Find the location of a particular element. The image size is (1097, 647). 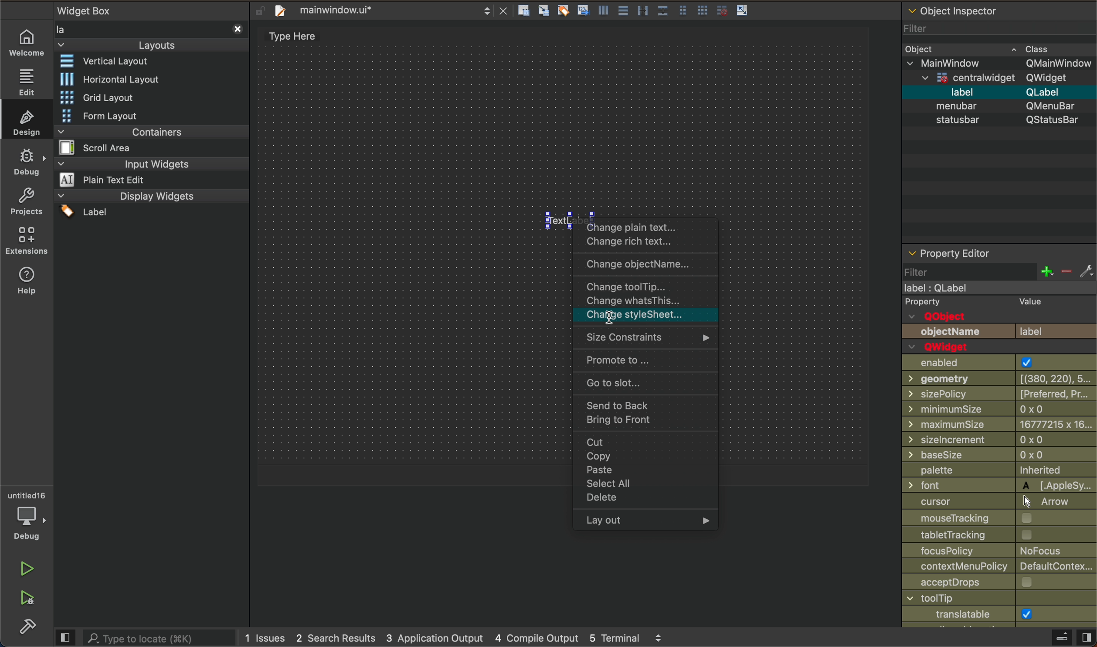

size contraints is located at coordinates (646, 340).